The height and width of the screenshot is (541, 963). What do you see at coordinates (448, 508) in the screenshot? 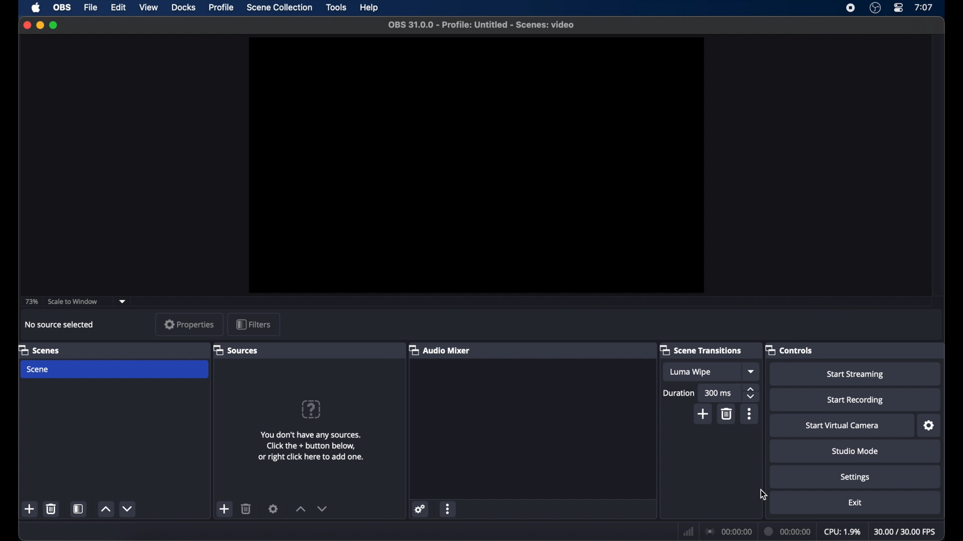
I see `more options` at bounding box center [448, 508].